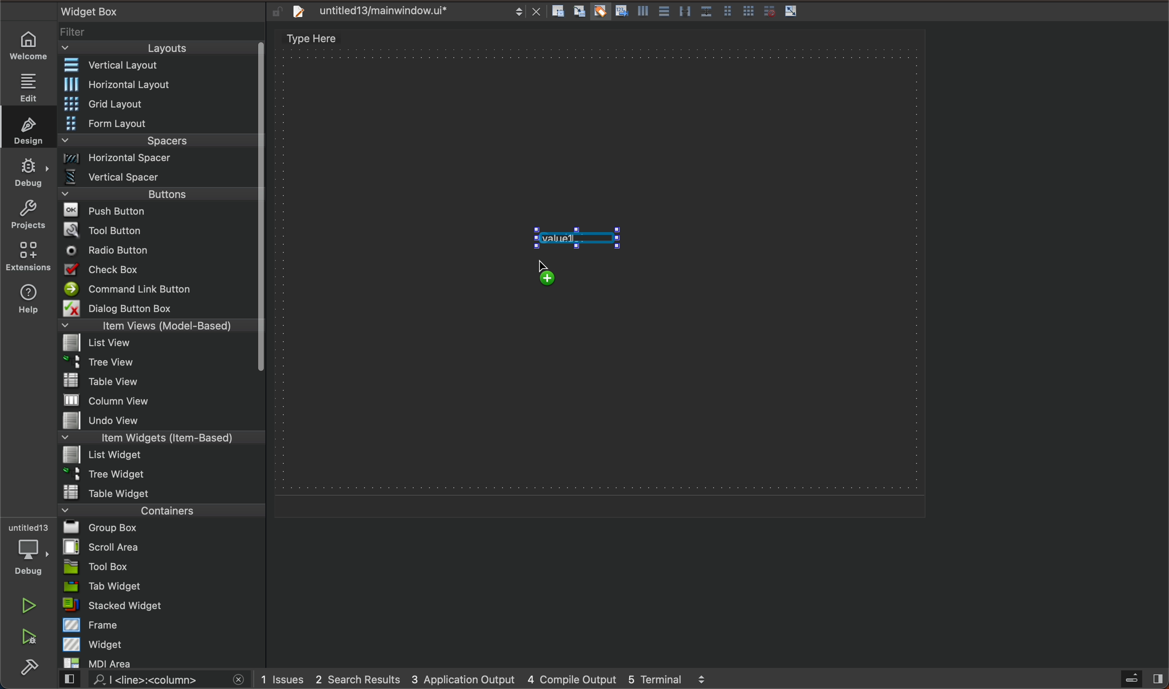 The height and width of the screenshot is (689, 1169). Describe the element at coordinates (158, 212) in the screenshot. I see `push button` at that location.